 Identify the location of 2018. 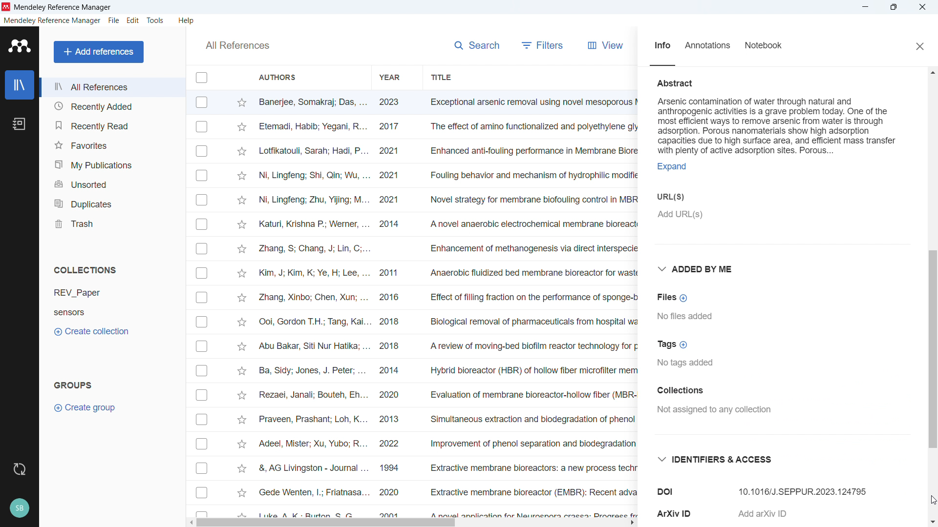
(395, 346).